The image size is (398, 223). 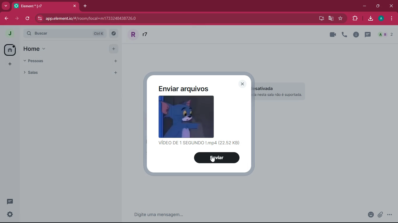 I want to click on profile picture, so click(x=10, y=34).